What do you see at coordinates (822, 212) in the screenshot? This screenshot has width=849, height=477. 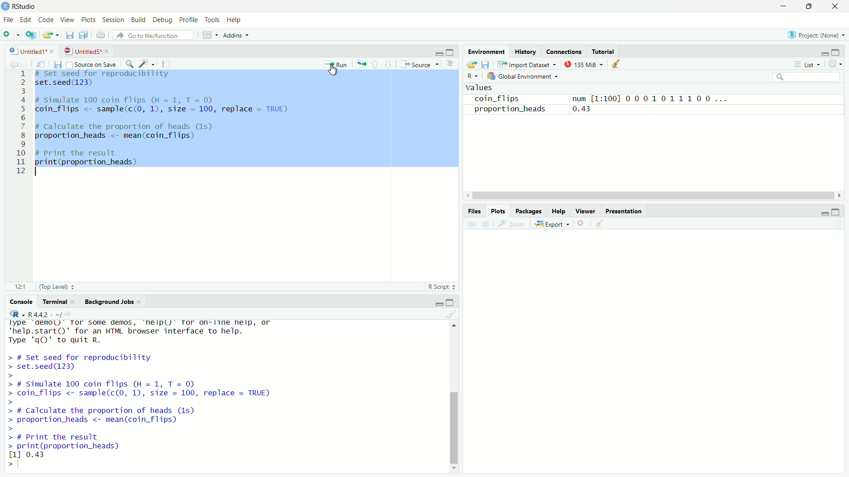 I see `minimize` at bounding box center [822, 212].